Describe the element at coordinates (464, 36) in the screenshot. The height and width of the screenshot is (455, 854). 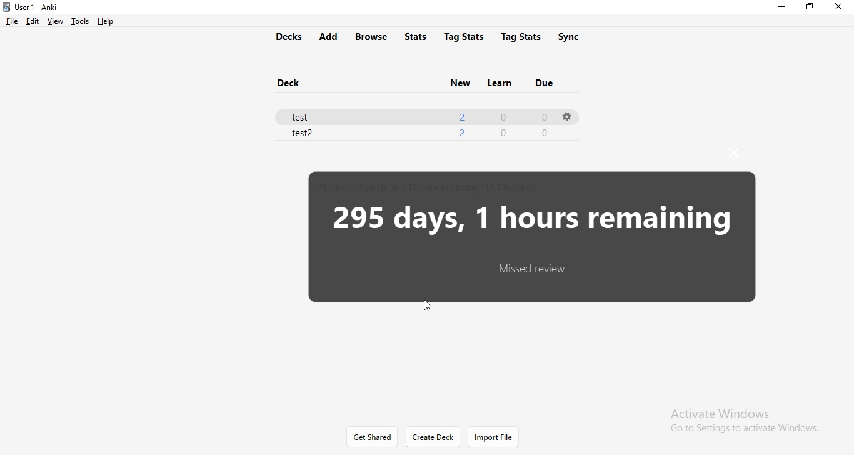
I see `tag stats` at that location.